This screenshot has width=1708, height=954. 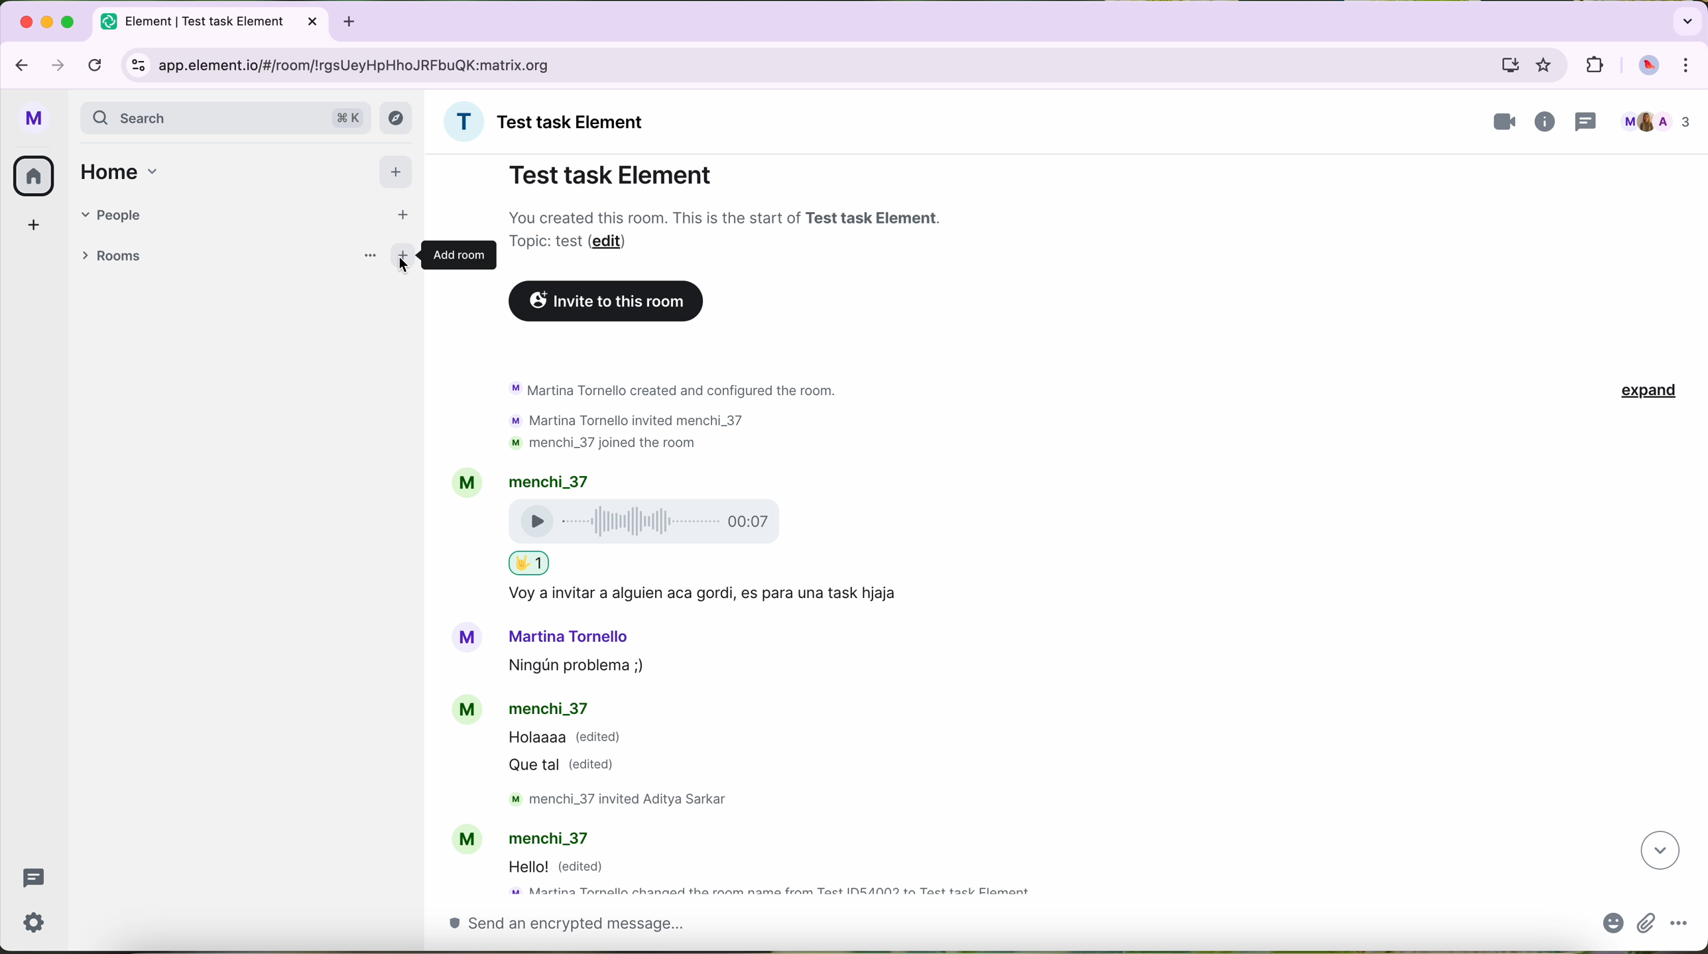 I want to click on videocall, so click(x=1505, y=122).